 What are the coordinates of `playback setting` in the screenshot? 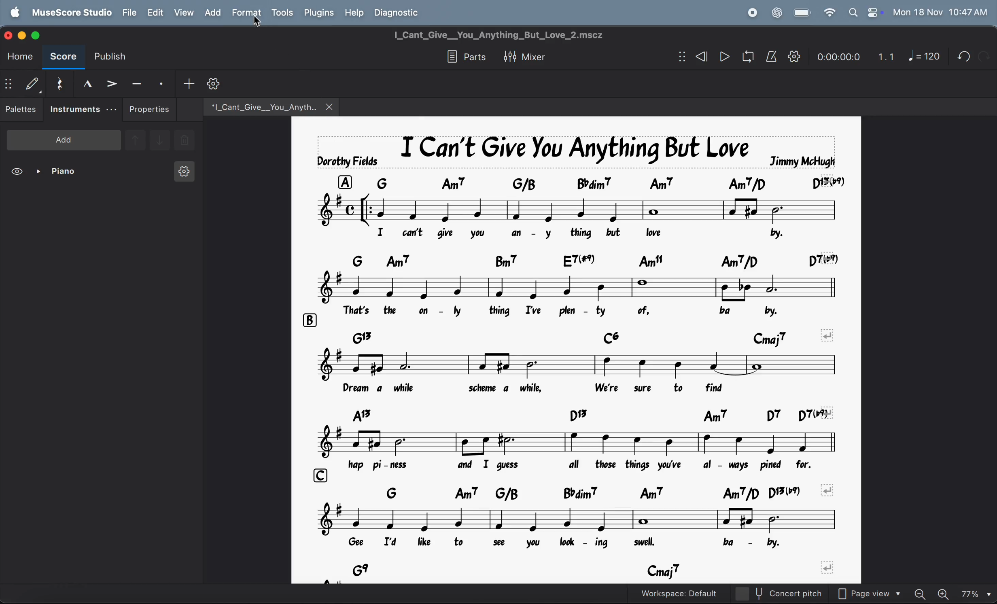 It's located at (794, 56).